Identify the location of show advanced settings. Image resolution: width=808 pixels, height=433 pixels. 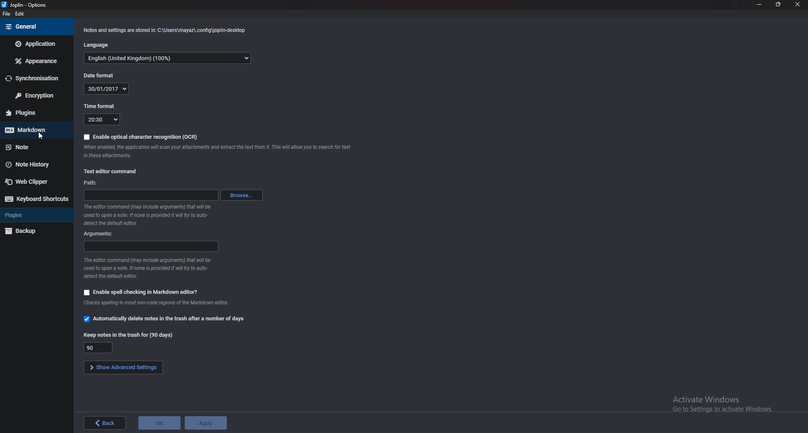
(125, 367).